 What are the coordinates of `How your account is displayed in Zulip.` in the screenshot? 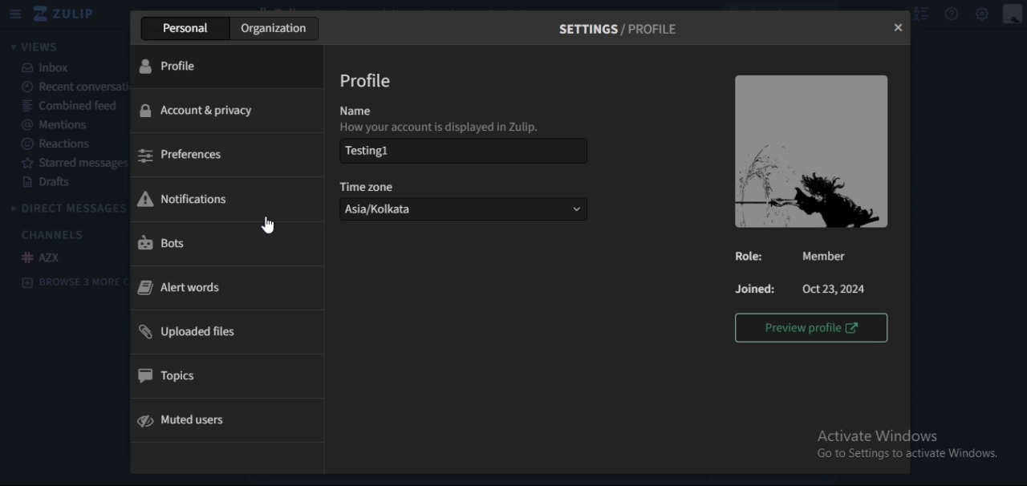 It's located at (446, 128).